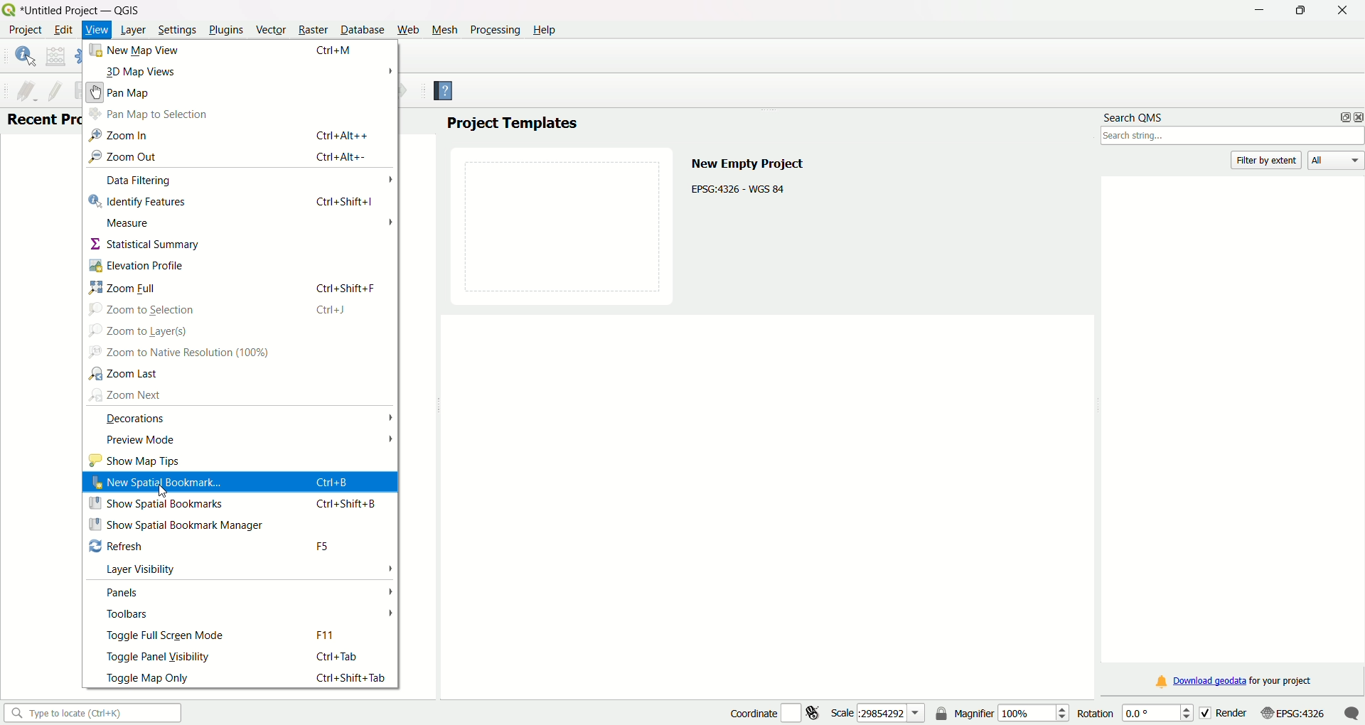 This screenshot has width=1365, height=725. What do you see at coordinates (1233, 137) in the screenshot?
I see `search bar` at bounding box center [1233, 137].